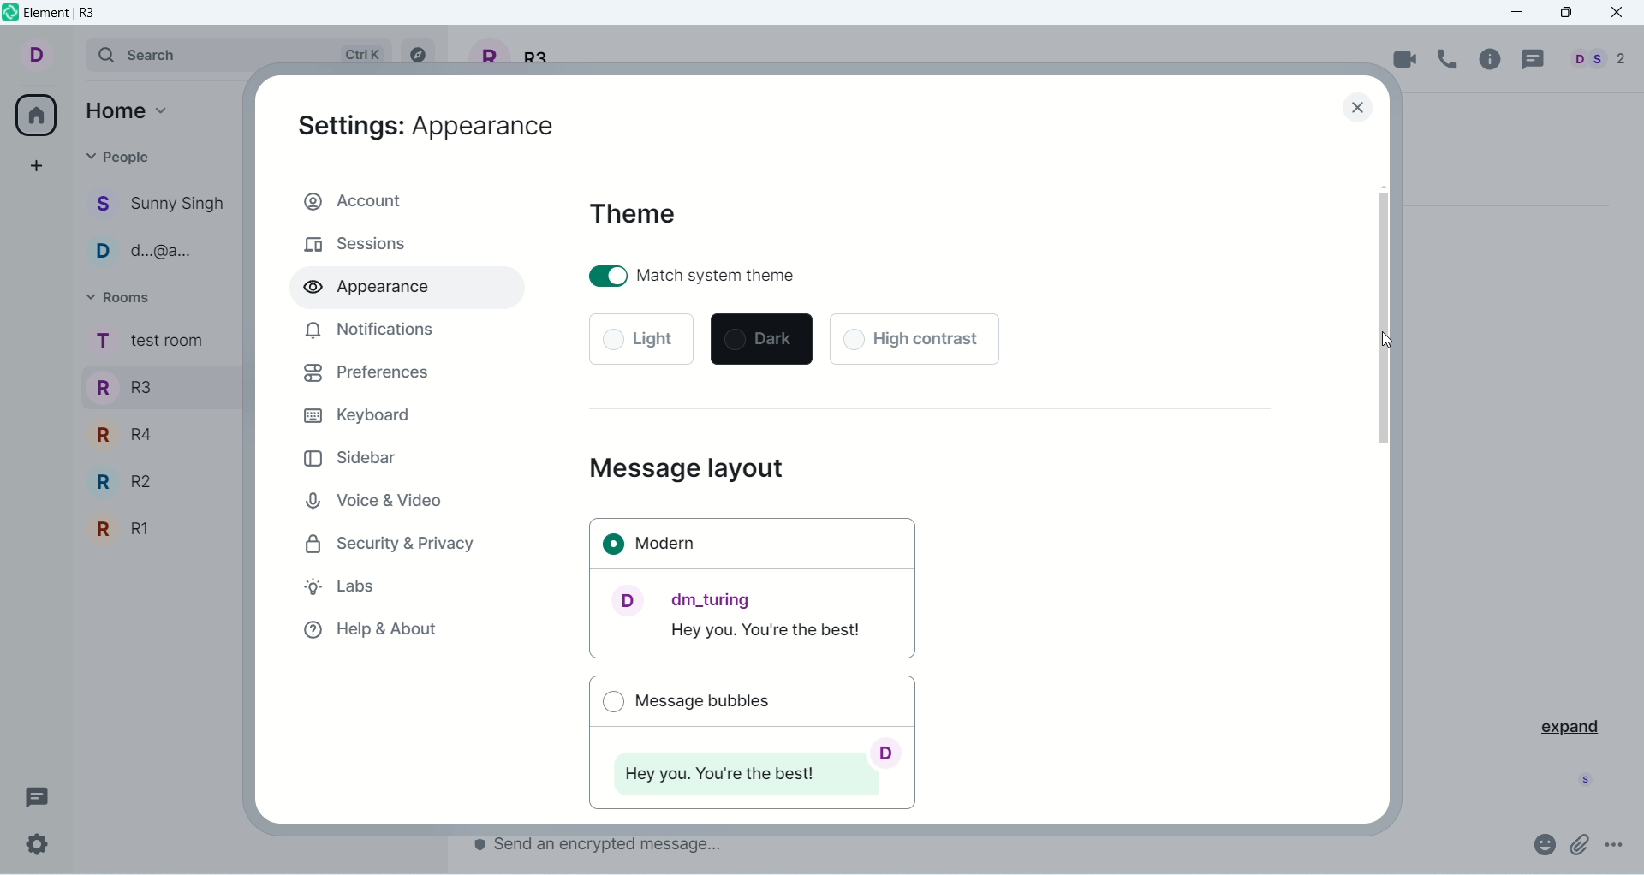 The image size is (1644, 875). I want to click on attachment, so click(1581, 844).